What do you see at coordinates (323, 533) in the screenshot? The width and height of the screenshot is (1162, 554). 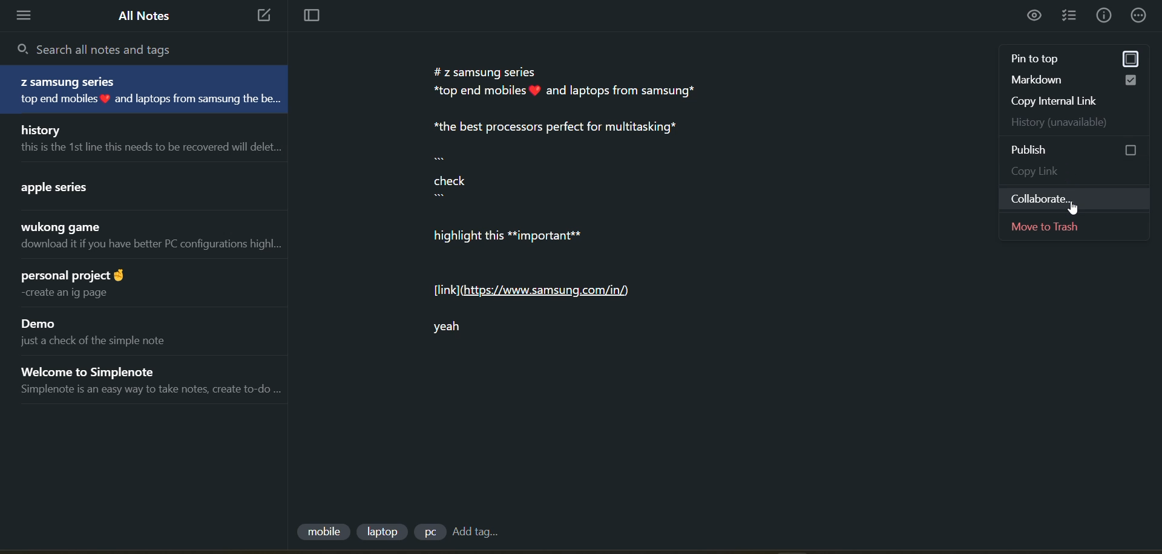 I see `tag 1` at bounding box center [323, 533].